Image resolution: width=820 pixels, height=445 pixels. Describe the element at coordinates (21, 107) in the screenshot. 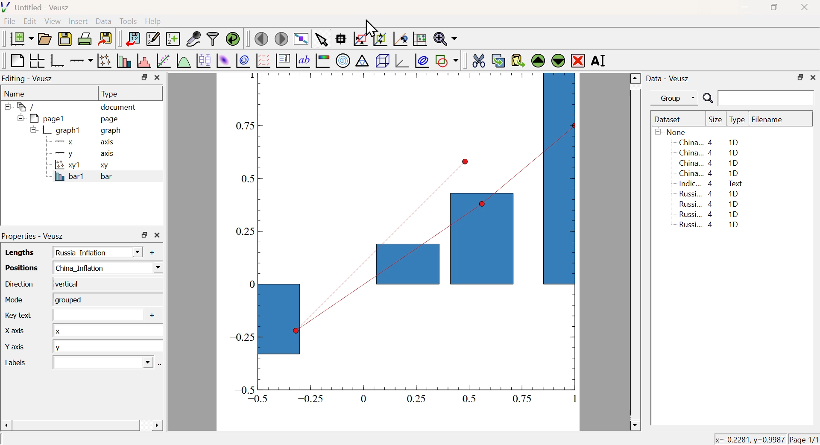

I see `/` at that location.